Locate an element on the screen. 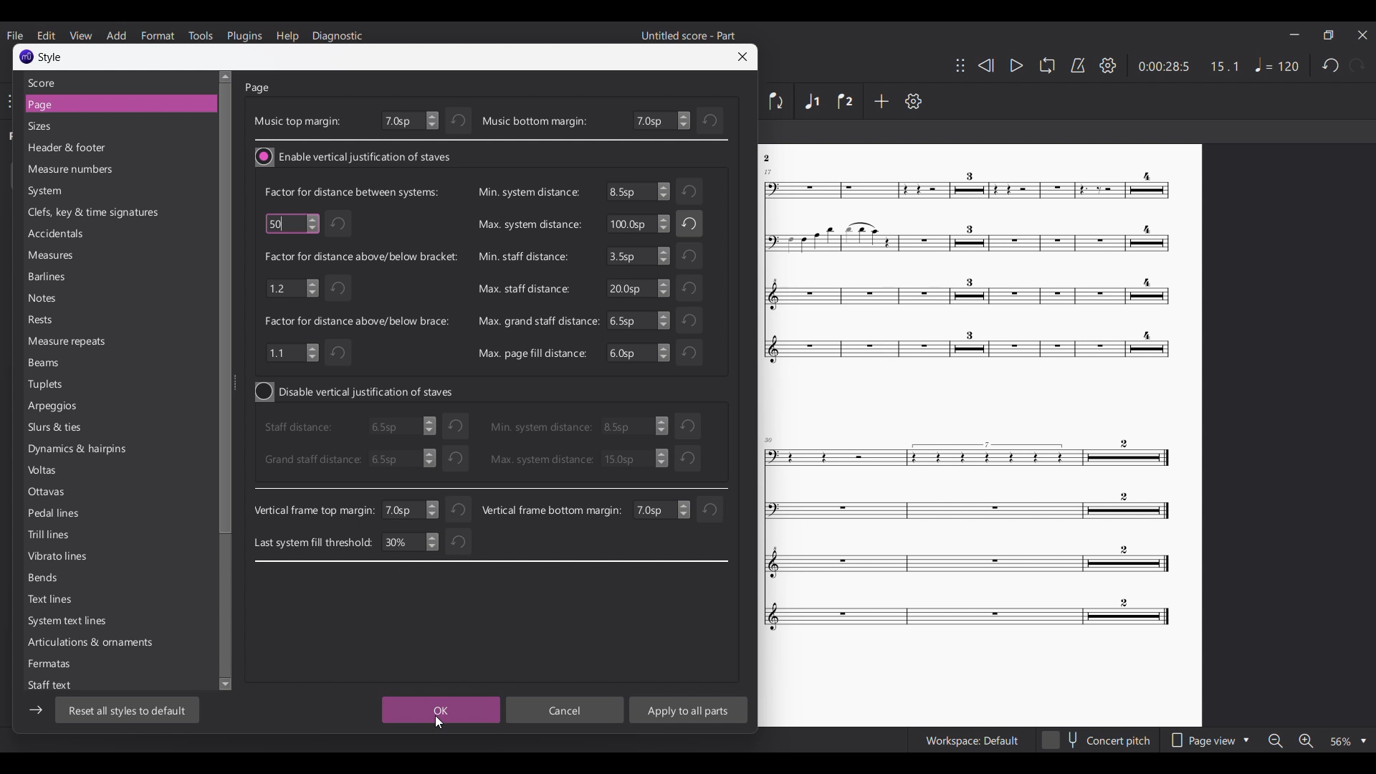 This screenshot has height=774, width=1376. Page is located at coordinates (259, 88).